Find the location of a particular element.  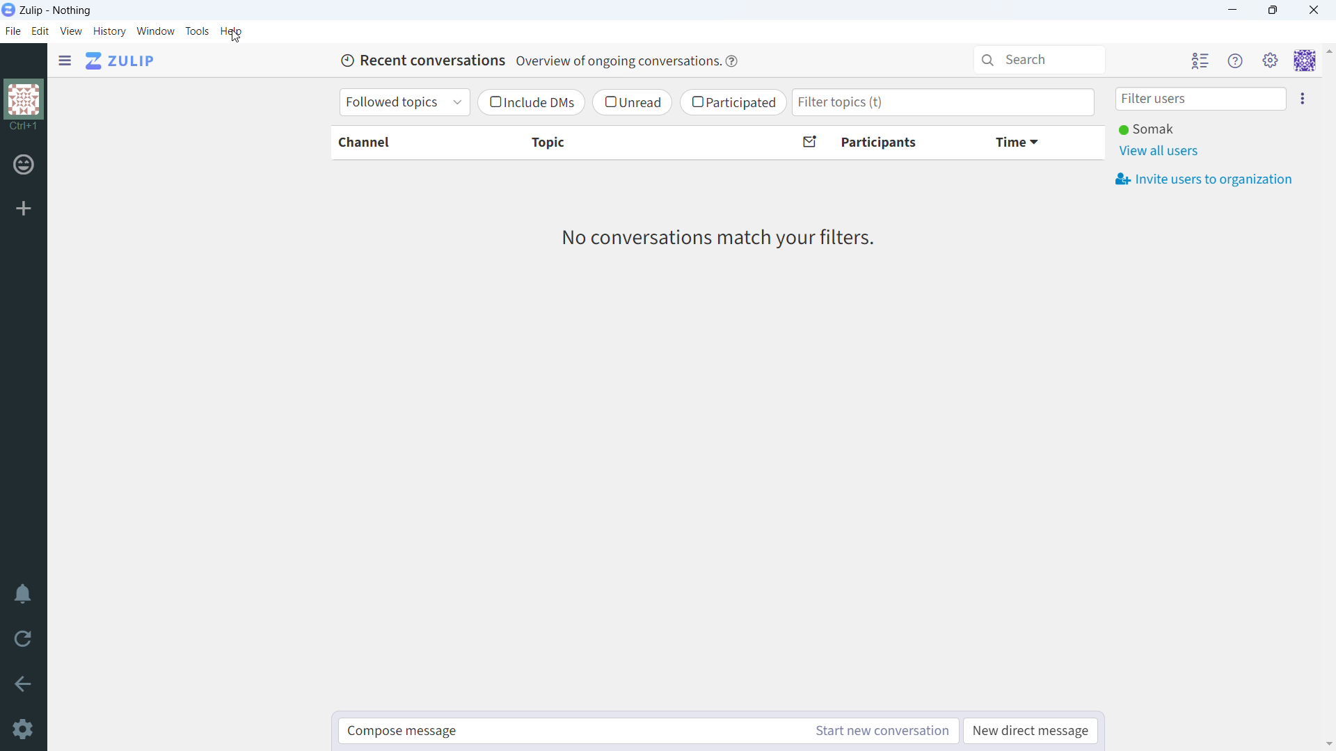

compose message is located at coordinates (571, 731).